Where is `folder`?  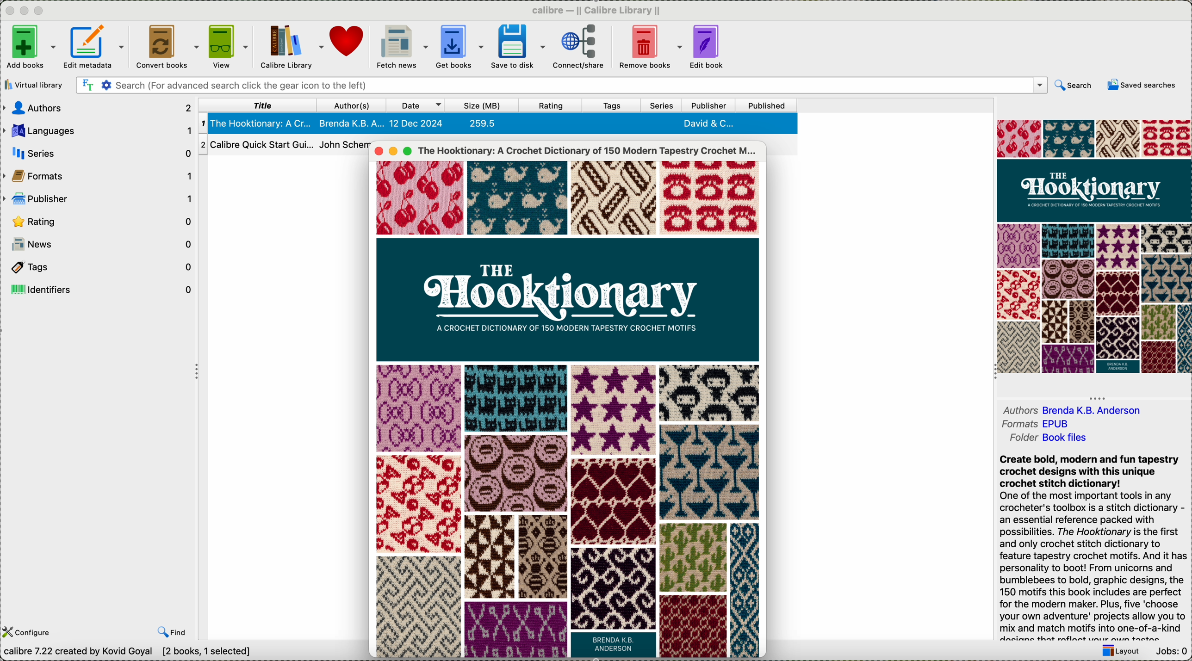 folder is located at coordinates (1047, 441).